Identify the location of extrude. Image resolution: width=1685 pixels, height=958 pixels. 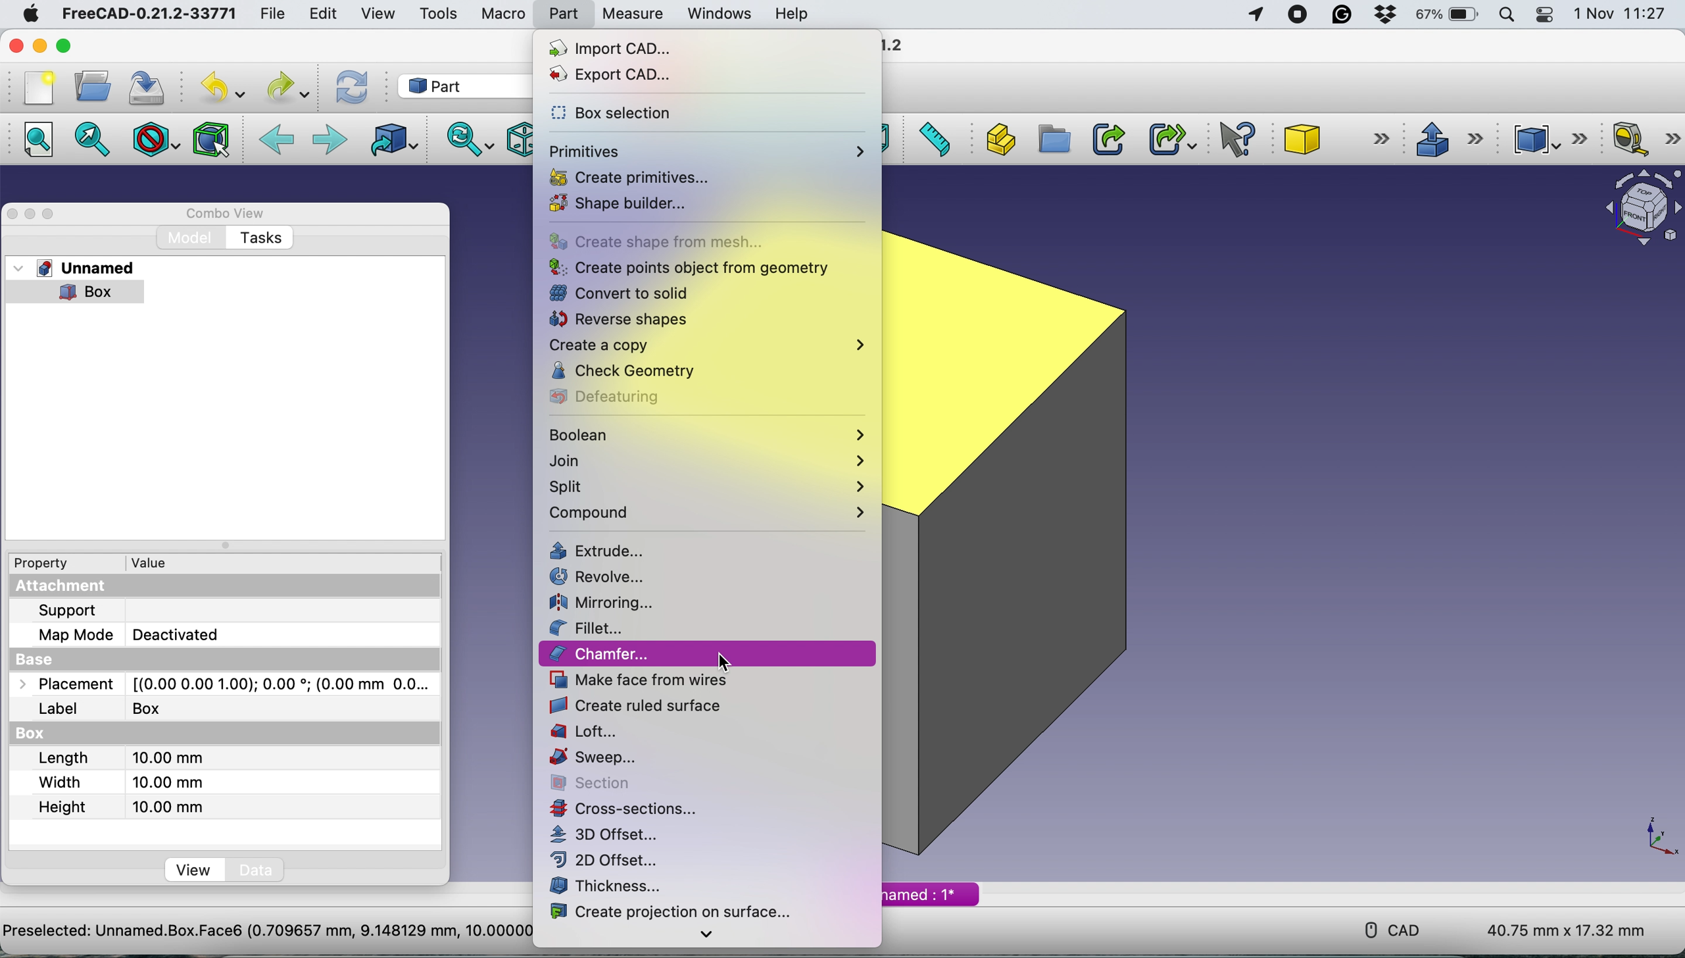
(600, 552).